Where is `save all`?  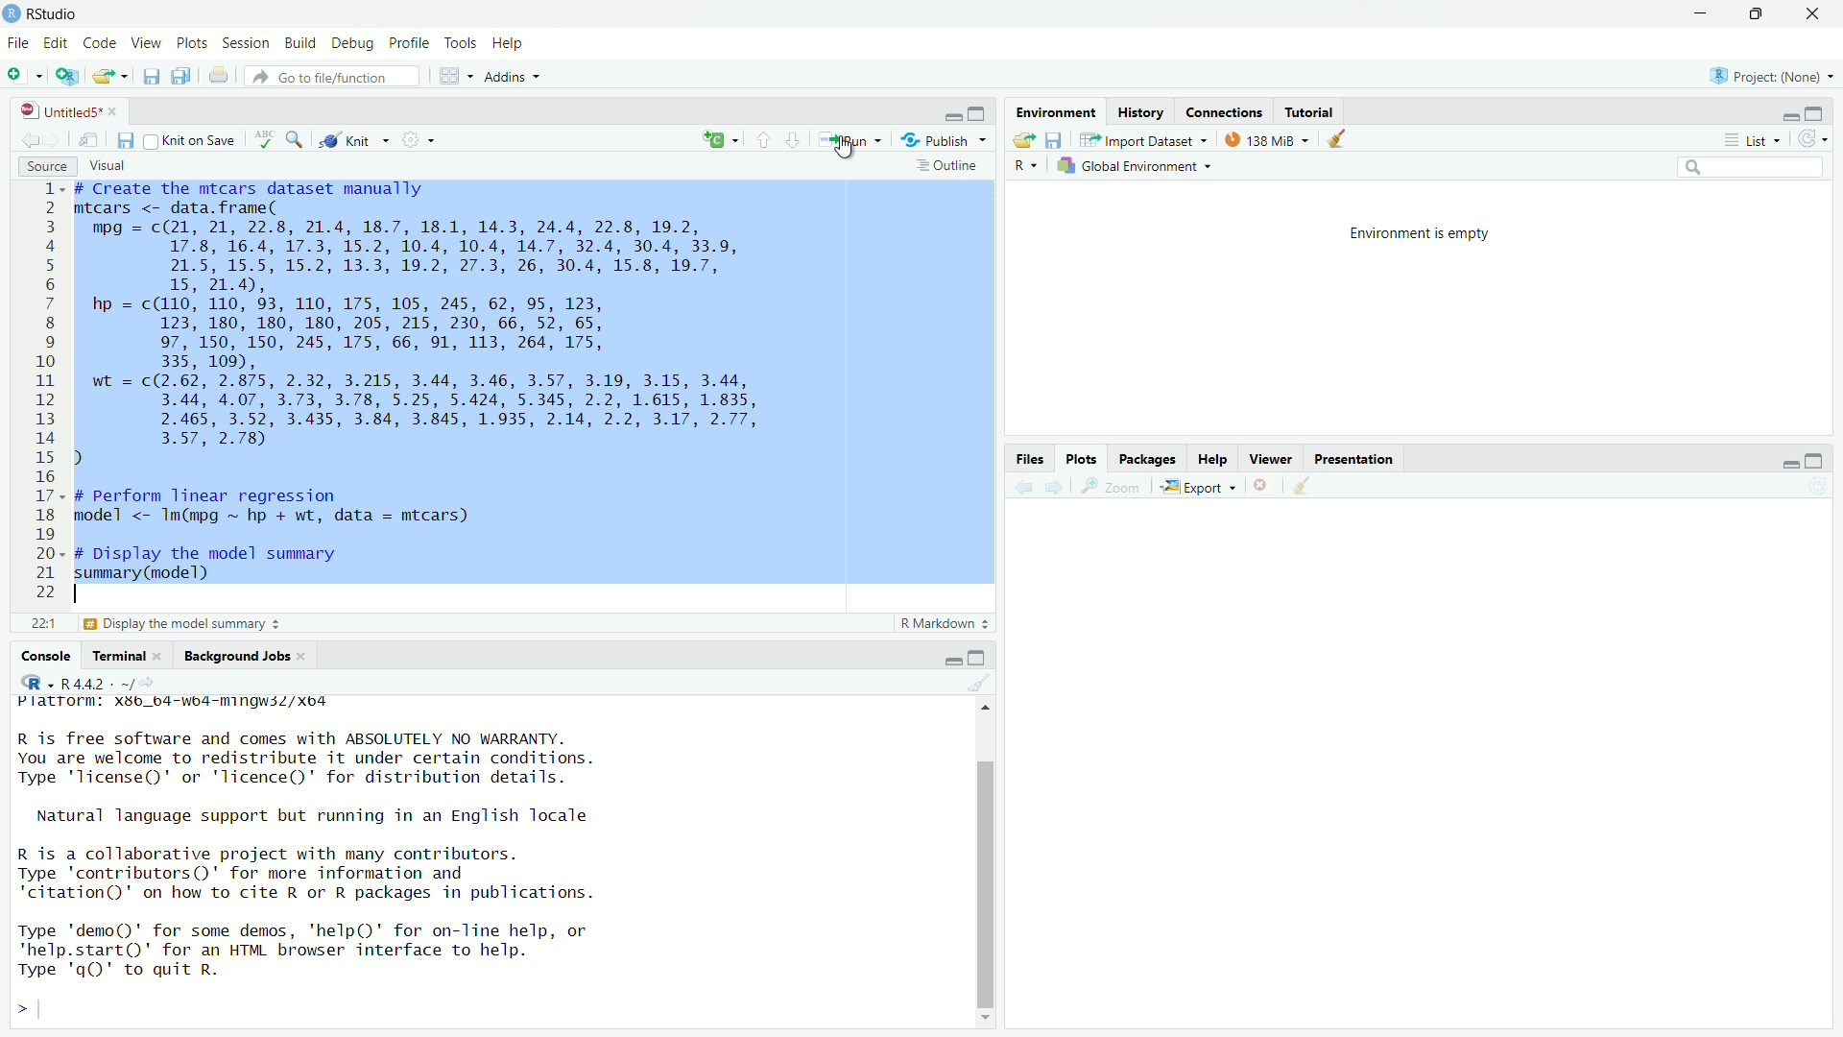 save all is located at coordinates (185, 75).